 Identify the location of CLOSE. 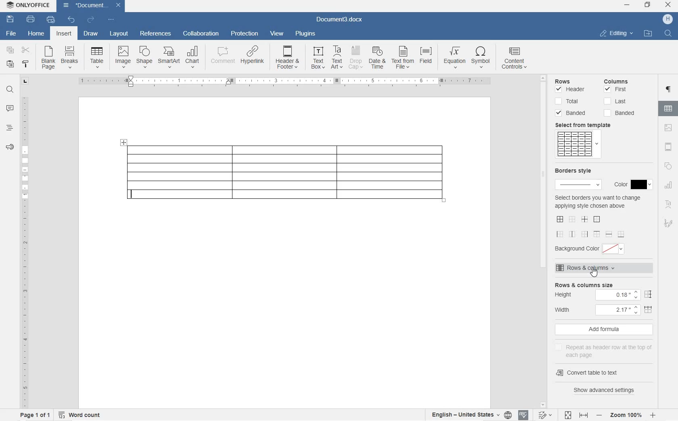
(668, 4).